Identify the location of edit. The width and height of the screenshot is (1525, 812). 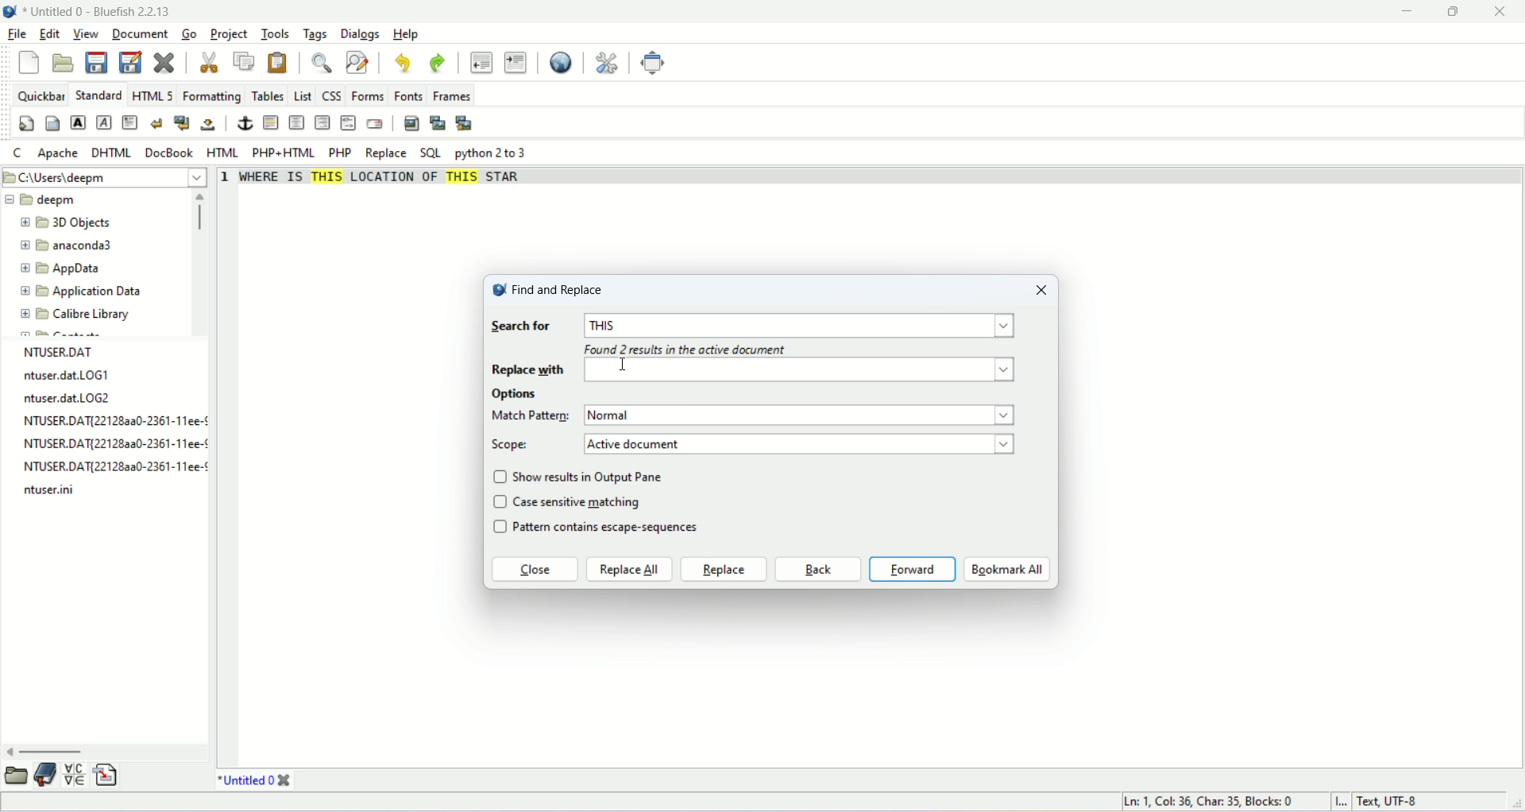
(48, 36).